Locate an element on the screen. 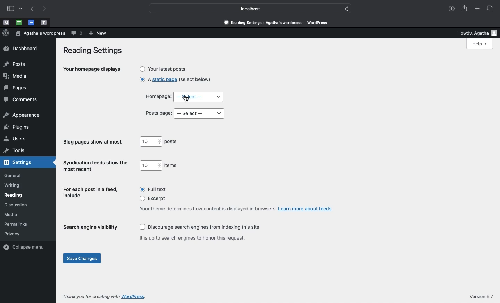 The width and height of the screenshot is (500, 303). cursor is located at coordinates (185, 99).